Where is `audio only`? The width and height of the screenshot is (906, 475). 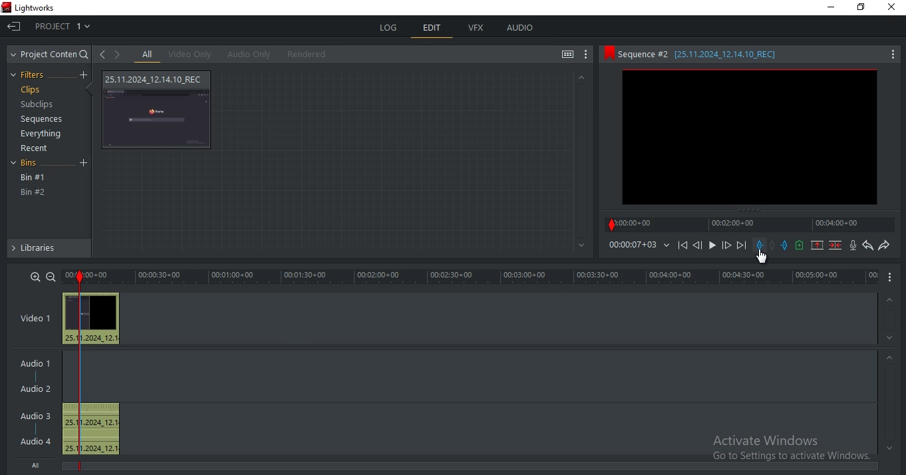
audio only is located at coordinates (247, 55).